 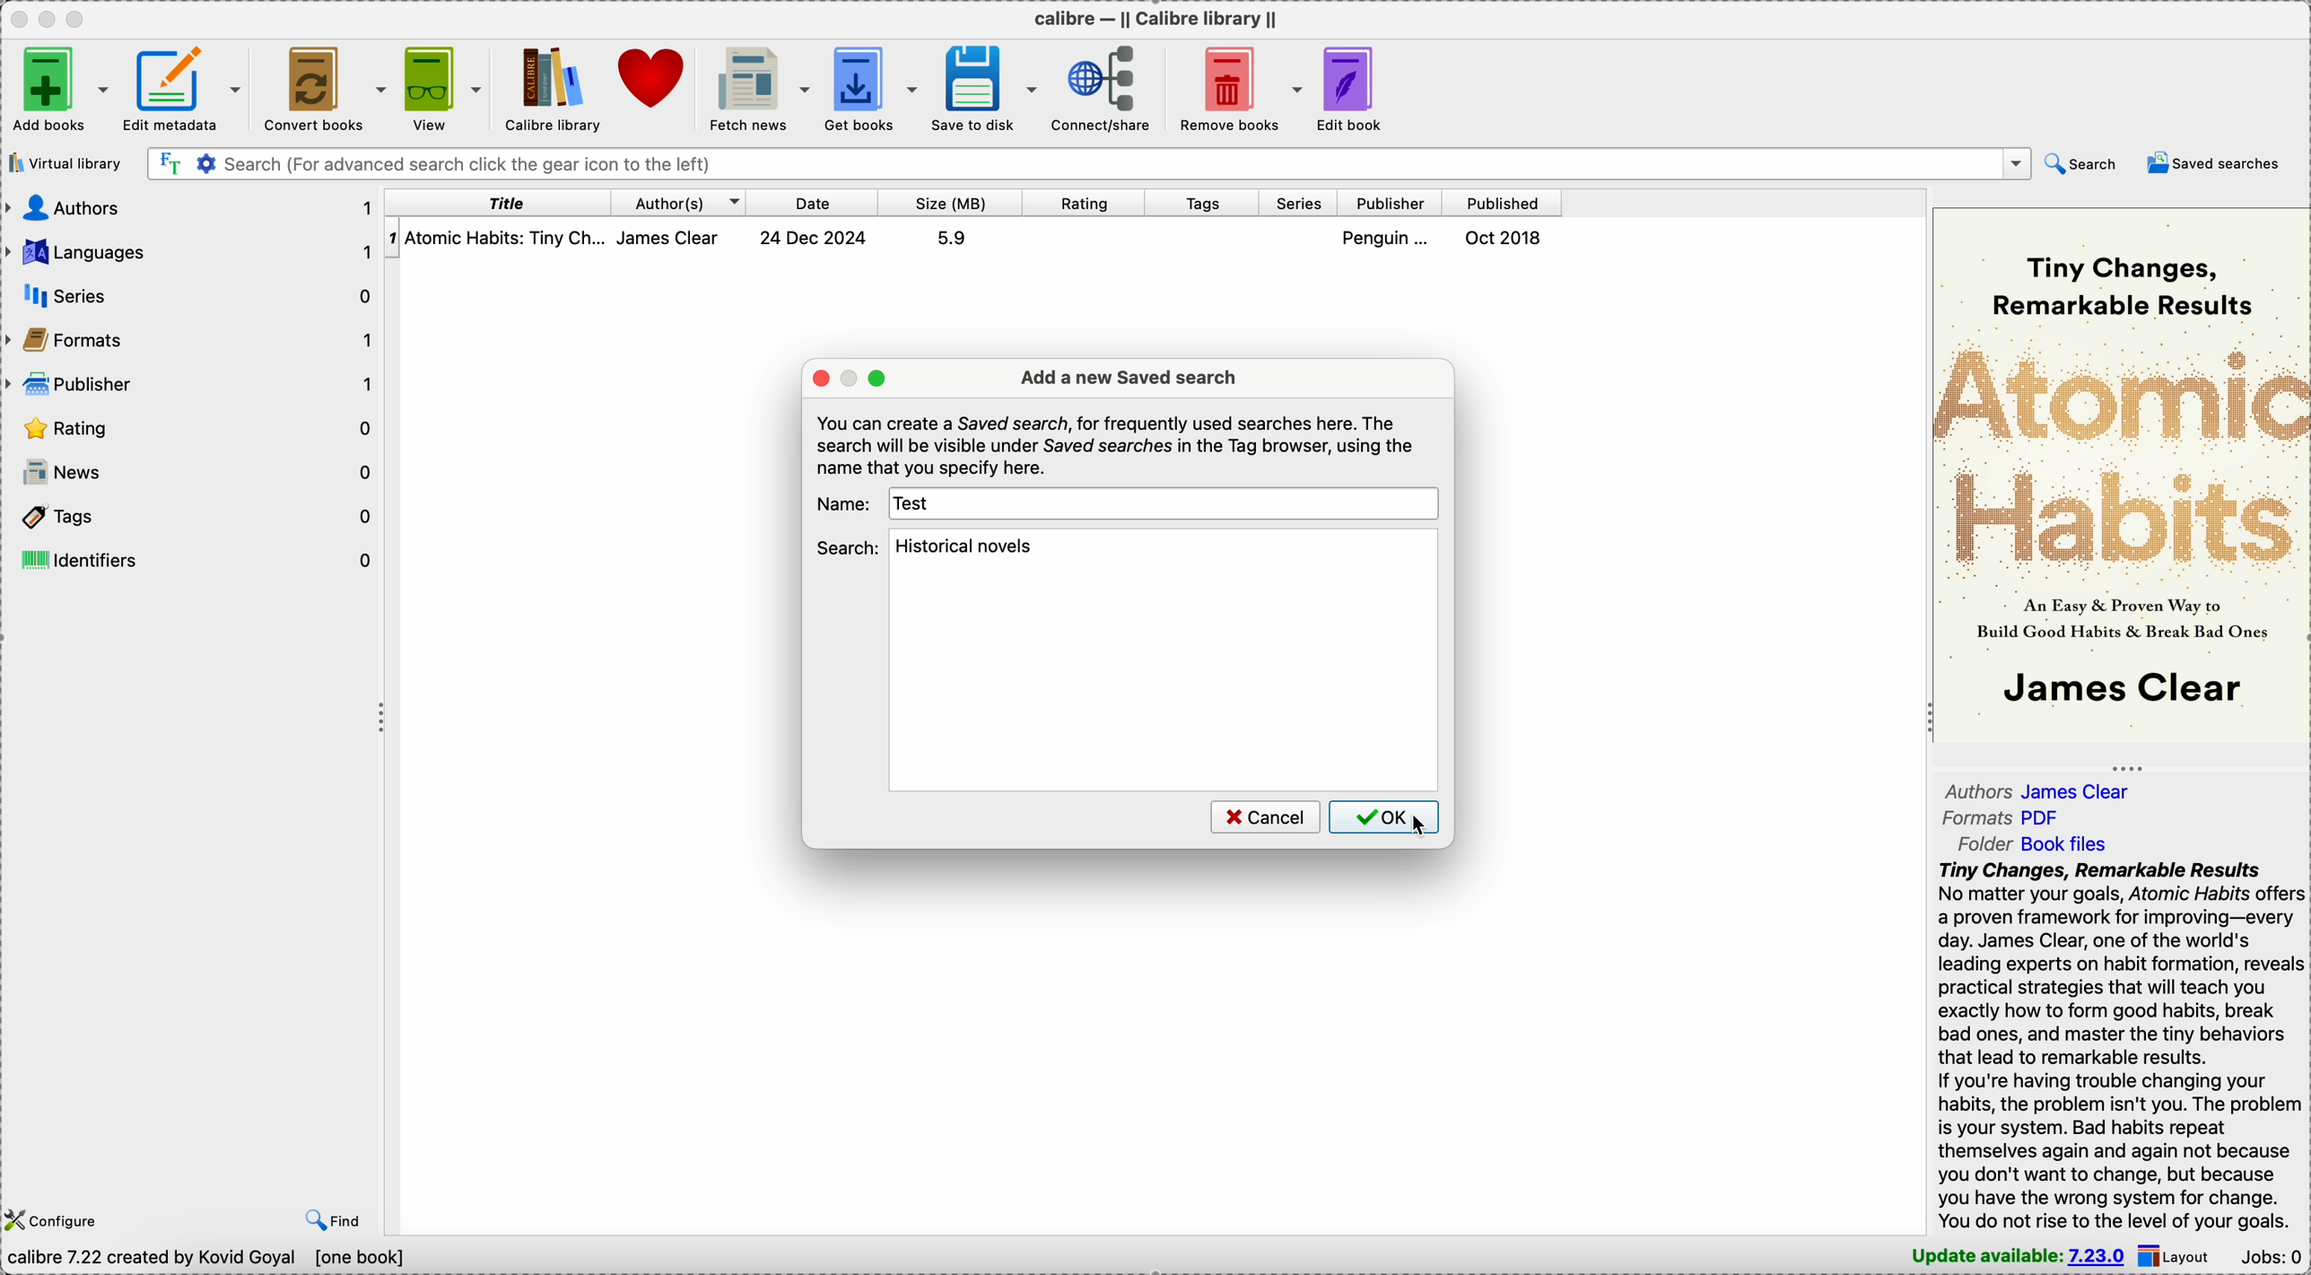 What do you see at coordinates (2119, 473) in the screenshot?
I see `book cover preview` at bounding box center [2119, 473].